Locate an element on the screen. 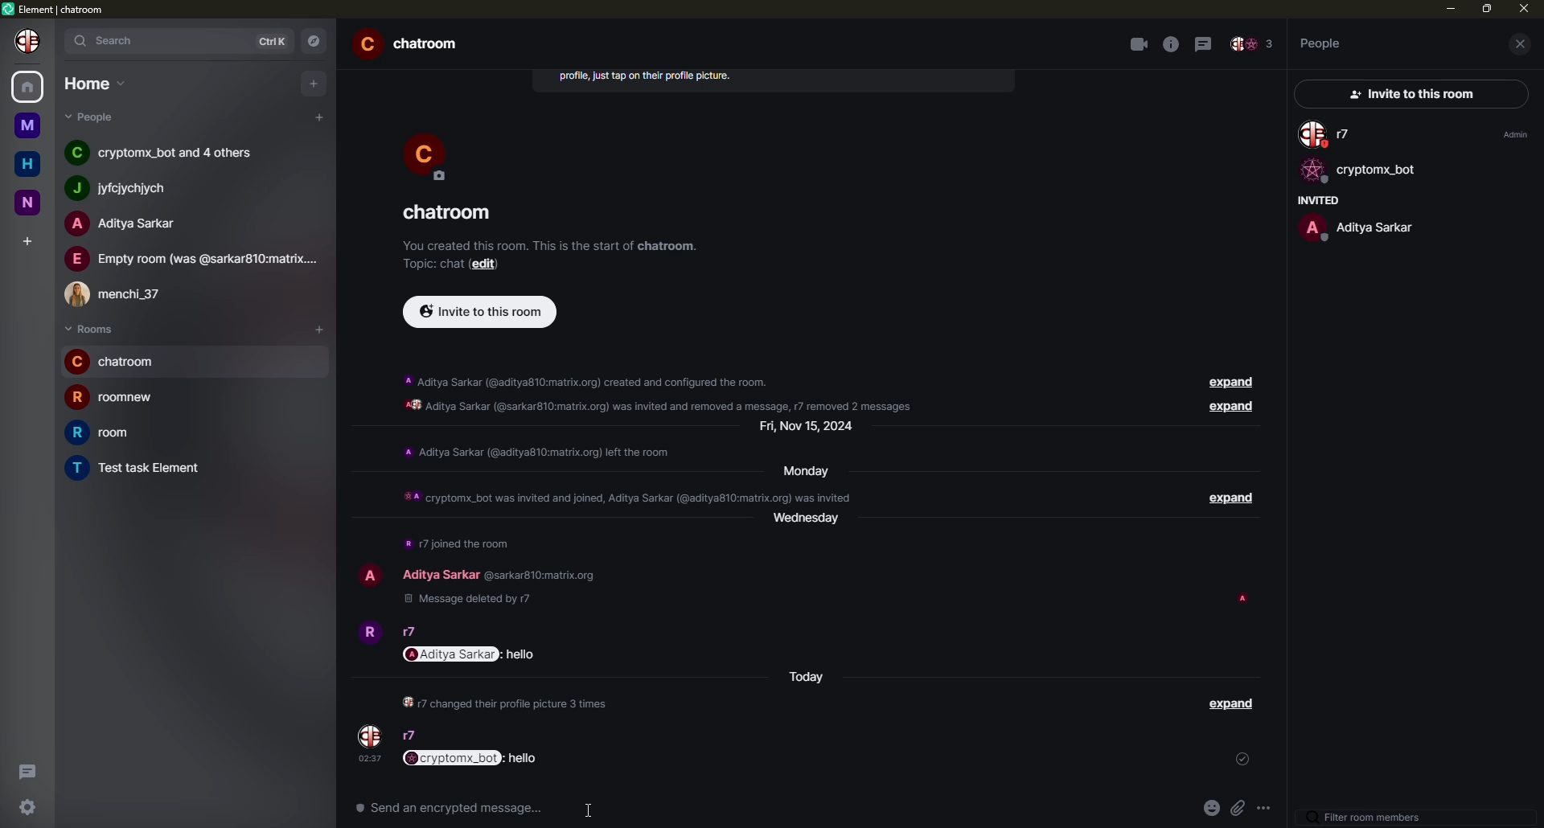 The image size is (1544, 828). info is located at coordinates (458, 543).